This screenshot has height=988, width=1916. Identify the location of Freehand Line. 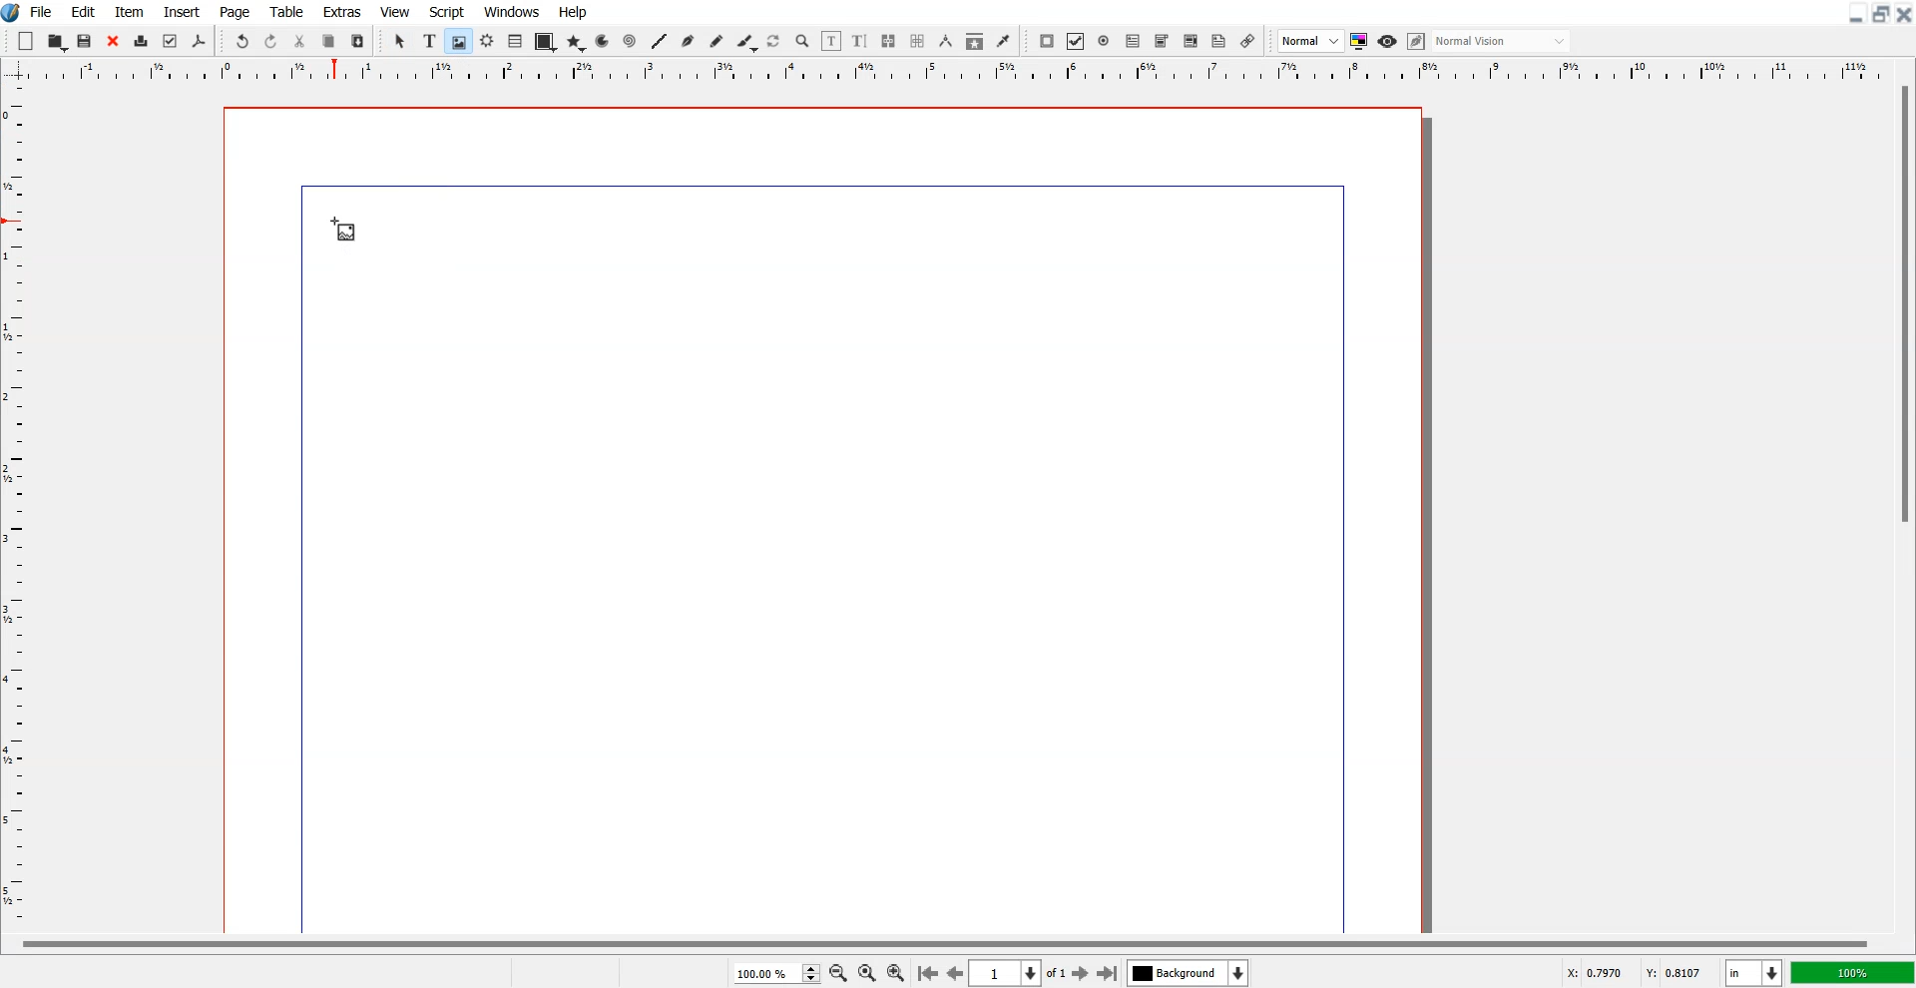
(717, 41).